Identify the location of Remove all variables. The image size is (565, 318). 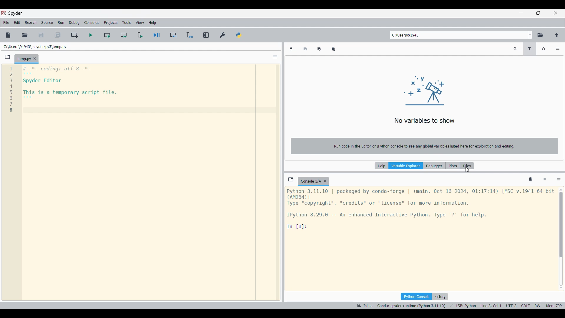
(333, 49).